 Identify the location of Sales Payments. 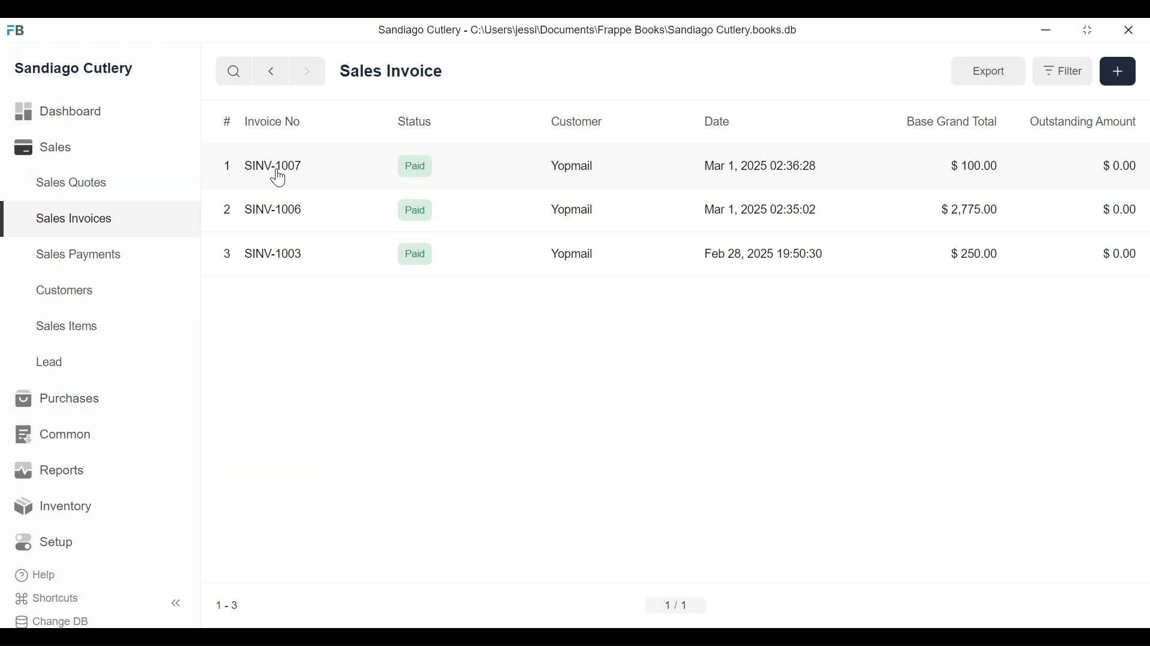
(78, 254).